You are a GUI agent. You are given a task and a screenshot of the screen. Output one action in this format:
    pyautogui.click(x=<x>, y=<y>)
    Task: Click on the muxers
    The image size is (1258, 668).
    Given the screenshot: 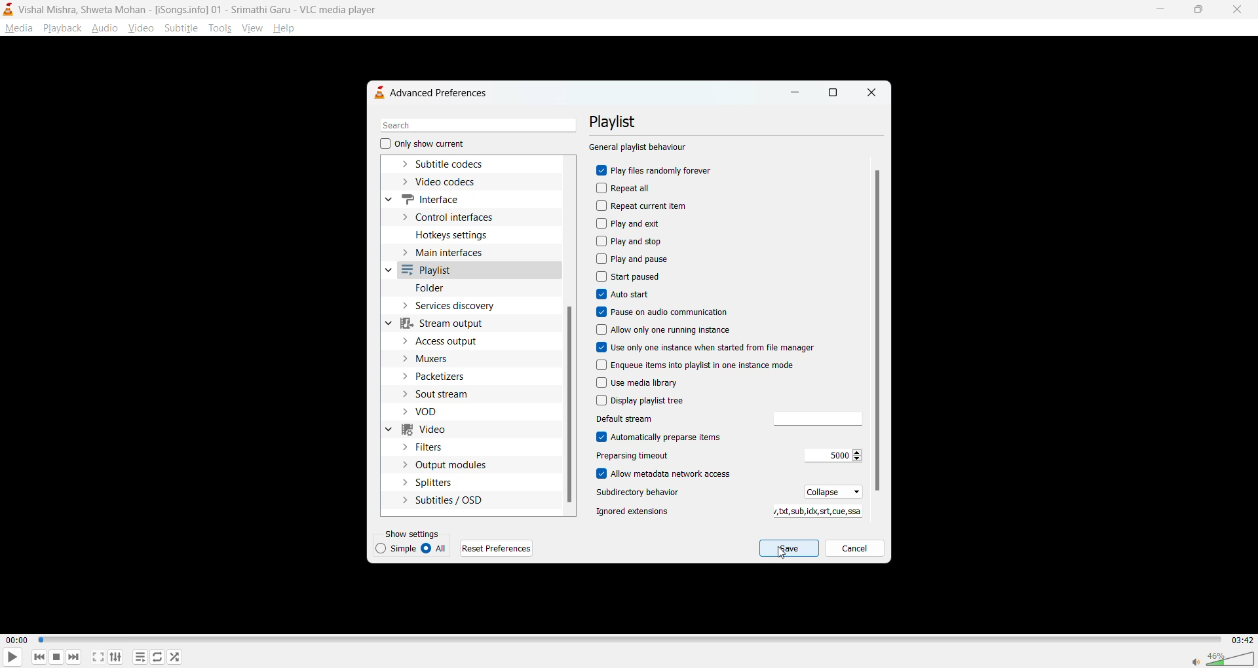 What is the action you would take?
    pyautogui.click(x=437, y=360)
    